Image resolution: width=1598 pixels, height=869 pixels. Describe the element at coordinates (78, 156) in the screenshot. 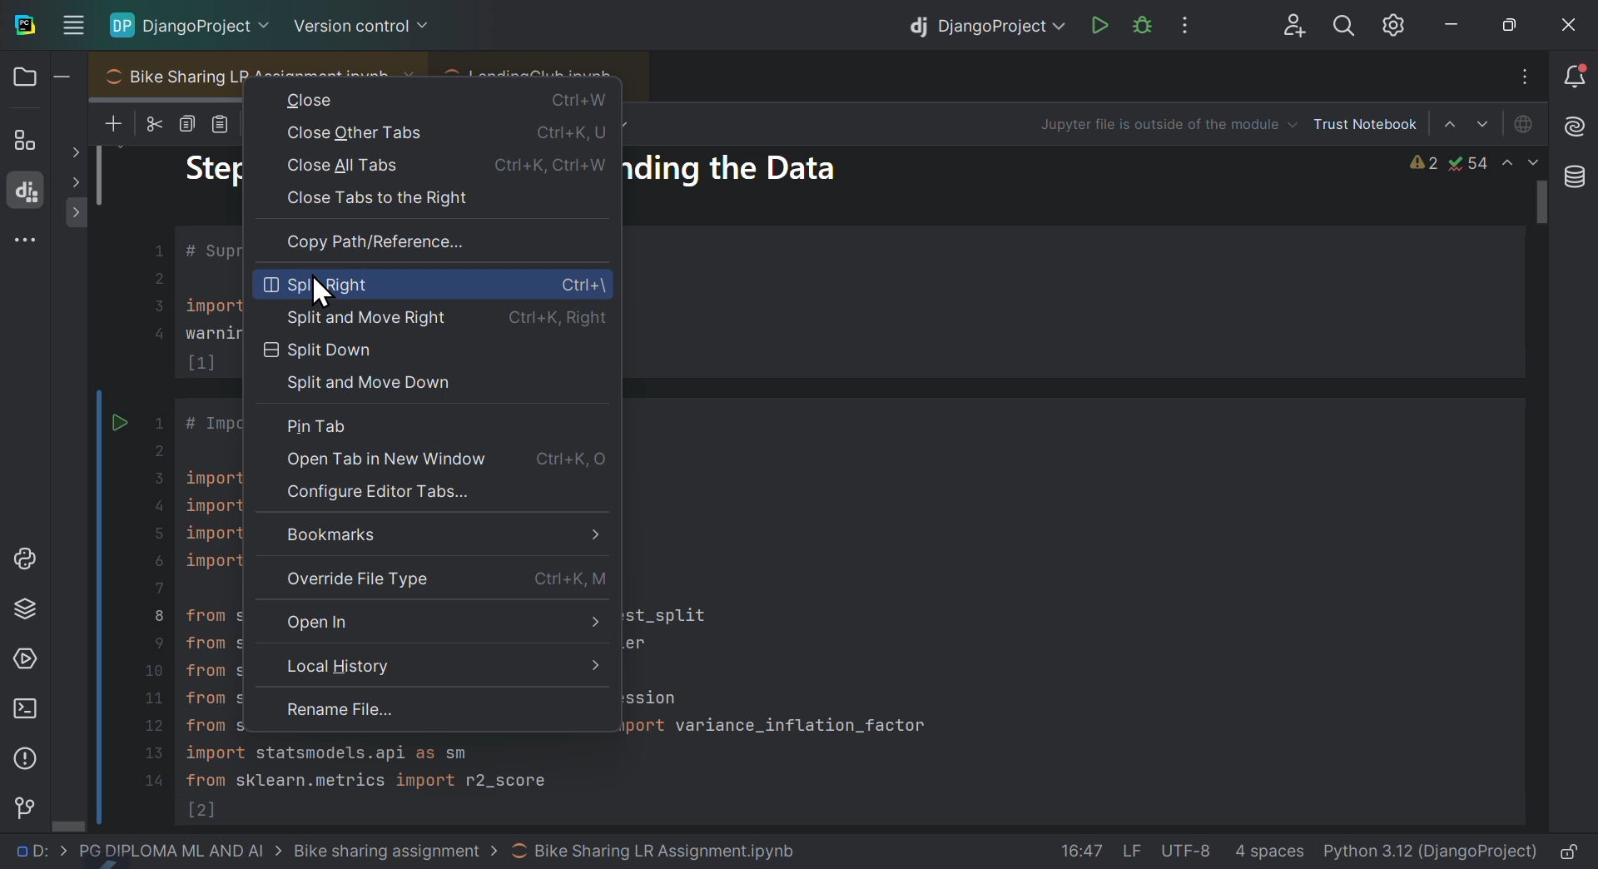

I see `show` at that location.